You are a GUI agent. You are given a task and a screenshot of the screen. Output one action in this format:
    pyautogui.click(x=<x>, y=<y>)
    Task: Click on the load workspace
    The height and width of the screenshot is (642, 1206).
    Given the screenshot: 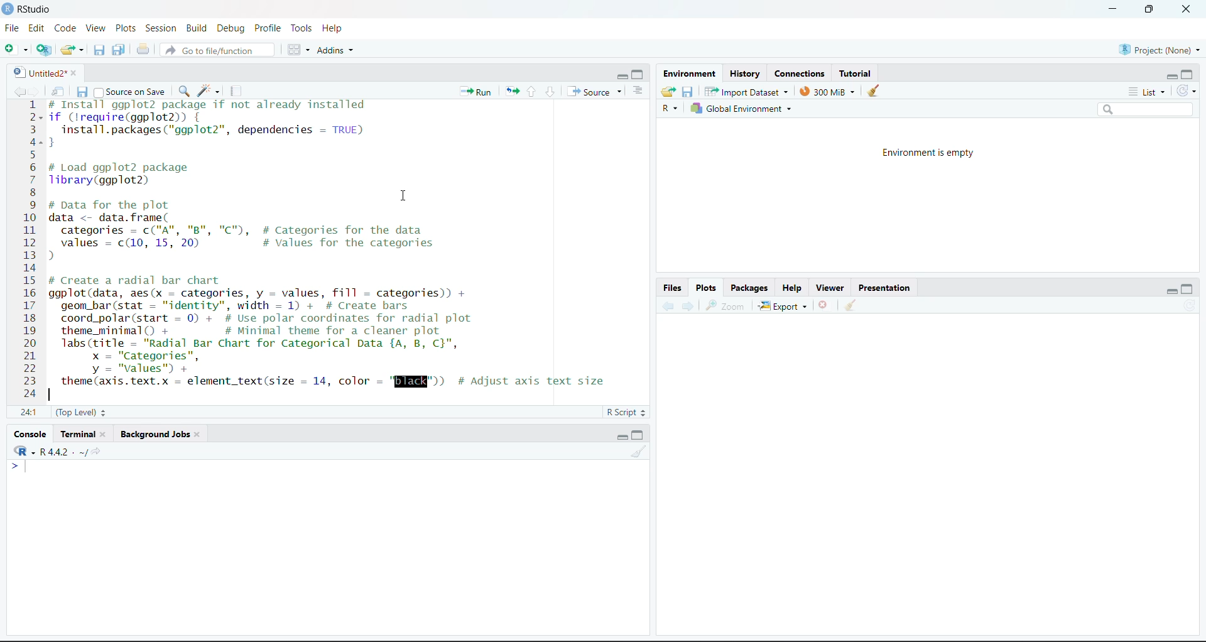 What is the action you would take?
    pyautogui.click(x=668, y=91)
    